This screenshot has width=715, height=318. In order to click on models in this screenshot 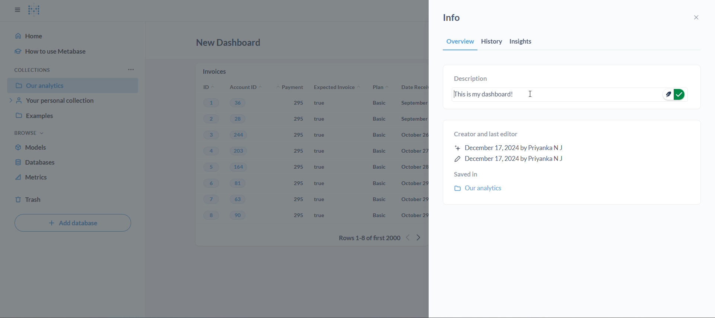, I will do `click(73, 149)`.